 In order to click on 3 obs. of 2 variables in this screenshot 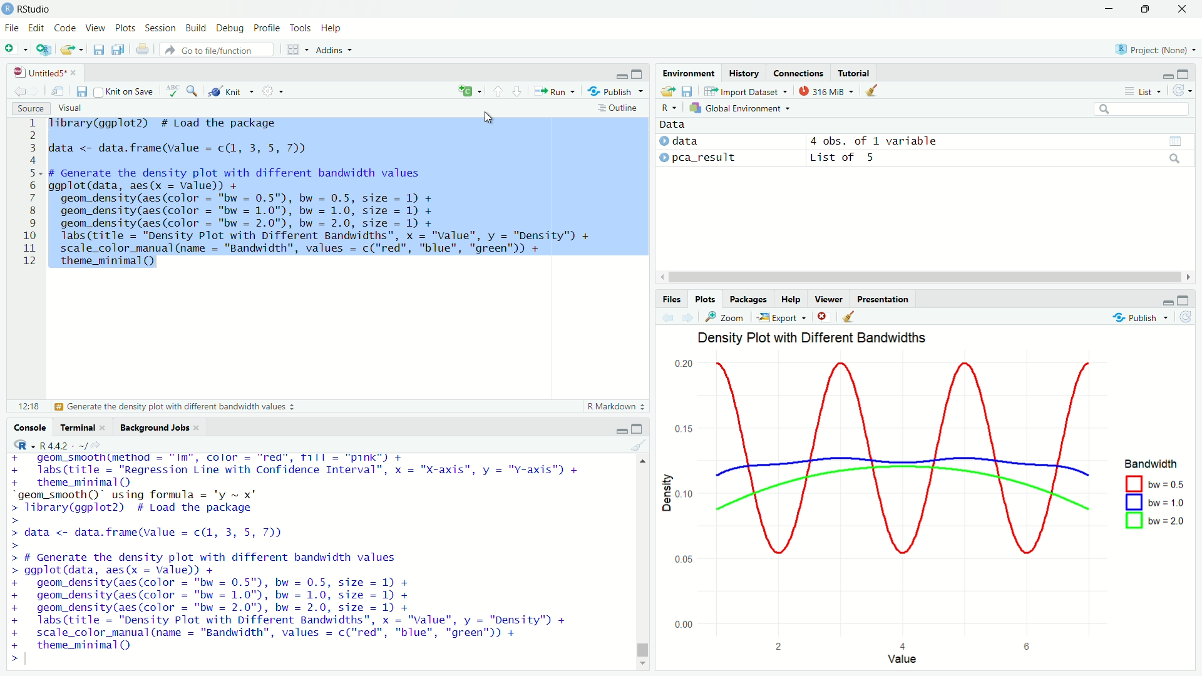, I will do `click(877, 141)`.